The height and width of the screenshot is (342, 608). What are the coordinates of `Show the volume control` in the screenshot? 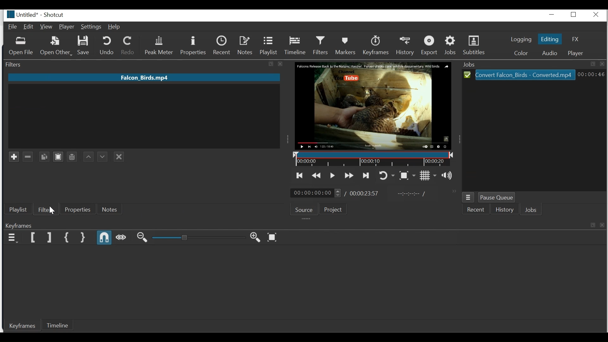 It's located at (448, 175).